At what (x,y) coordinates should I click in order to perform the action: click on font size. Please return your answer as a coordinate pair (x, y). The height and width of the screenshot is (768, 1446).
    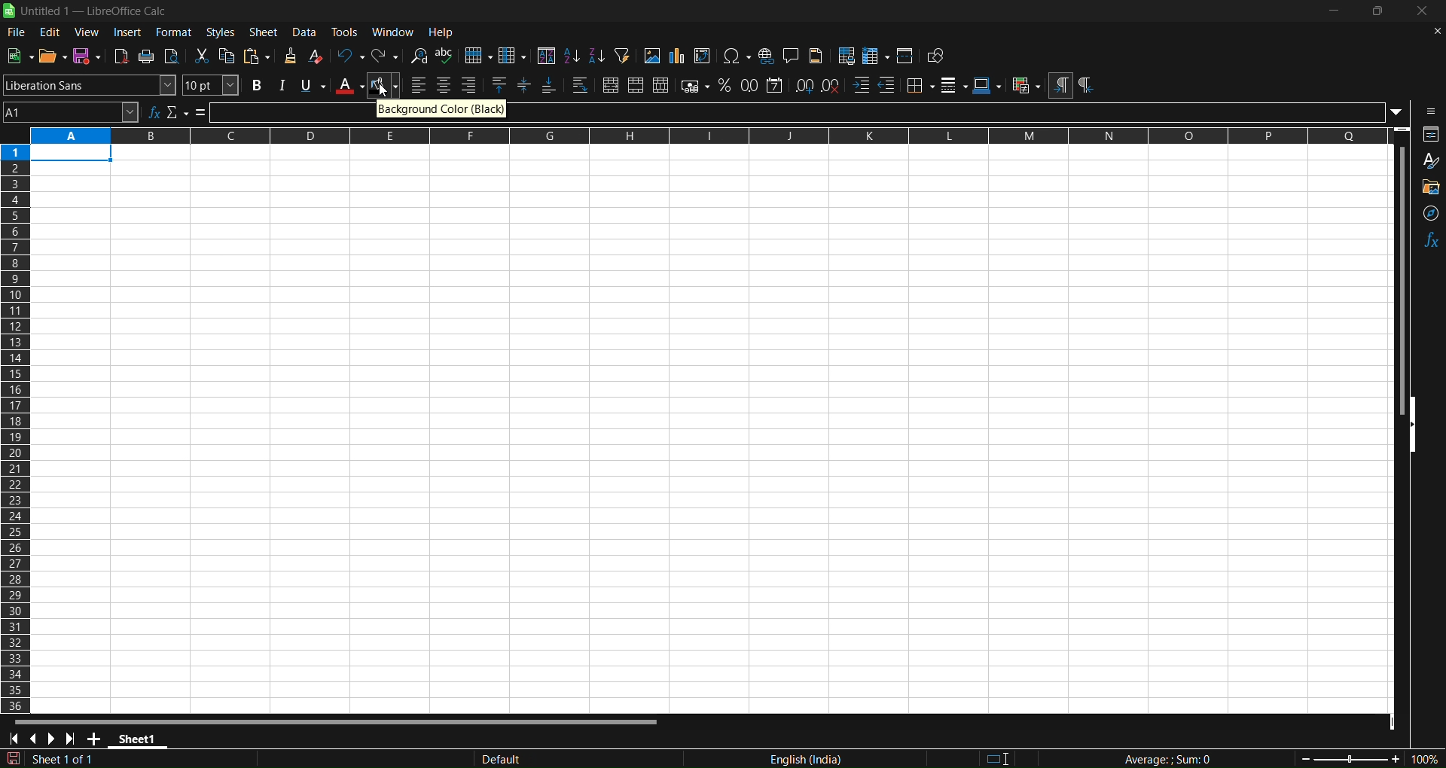
    Looking at the image, I should click on (210, 85).